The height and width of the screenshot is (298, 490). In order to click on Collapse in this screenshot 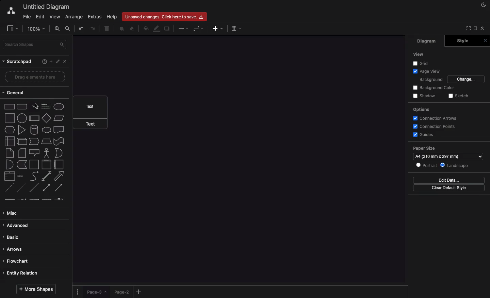, I will do `click(482, 28)`.